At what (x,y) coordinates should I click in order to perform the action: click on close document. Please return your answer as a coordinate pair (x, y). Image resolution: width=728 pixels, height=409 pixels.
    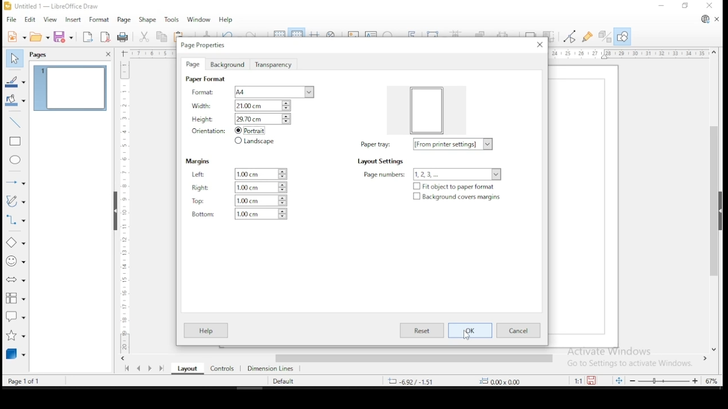
    Looking at the image, I should click on (717, 19).